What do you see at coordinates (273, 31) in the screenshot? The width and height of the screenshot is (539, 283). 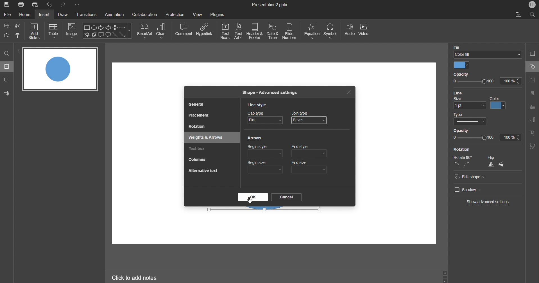 I see `Date & Time` at bounding box center [273, 31].